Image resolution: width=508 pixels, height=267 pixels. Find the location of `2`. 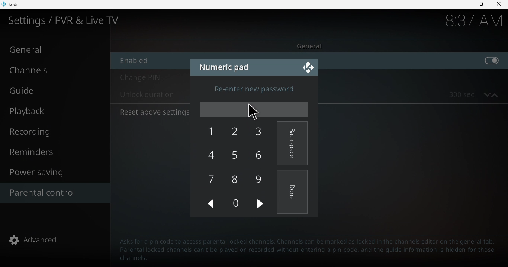

2 is located at coordinates (237, 131).